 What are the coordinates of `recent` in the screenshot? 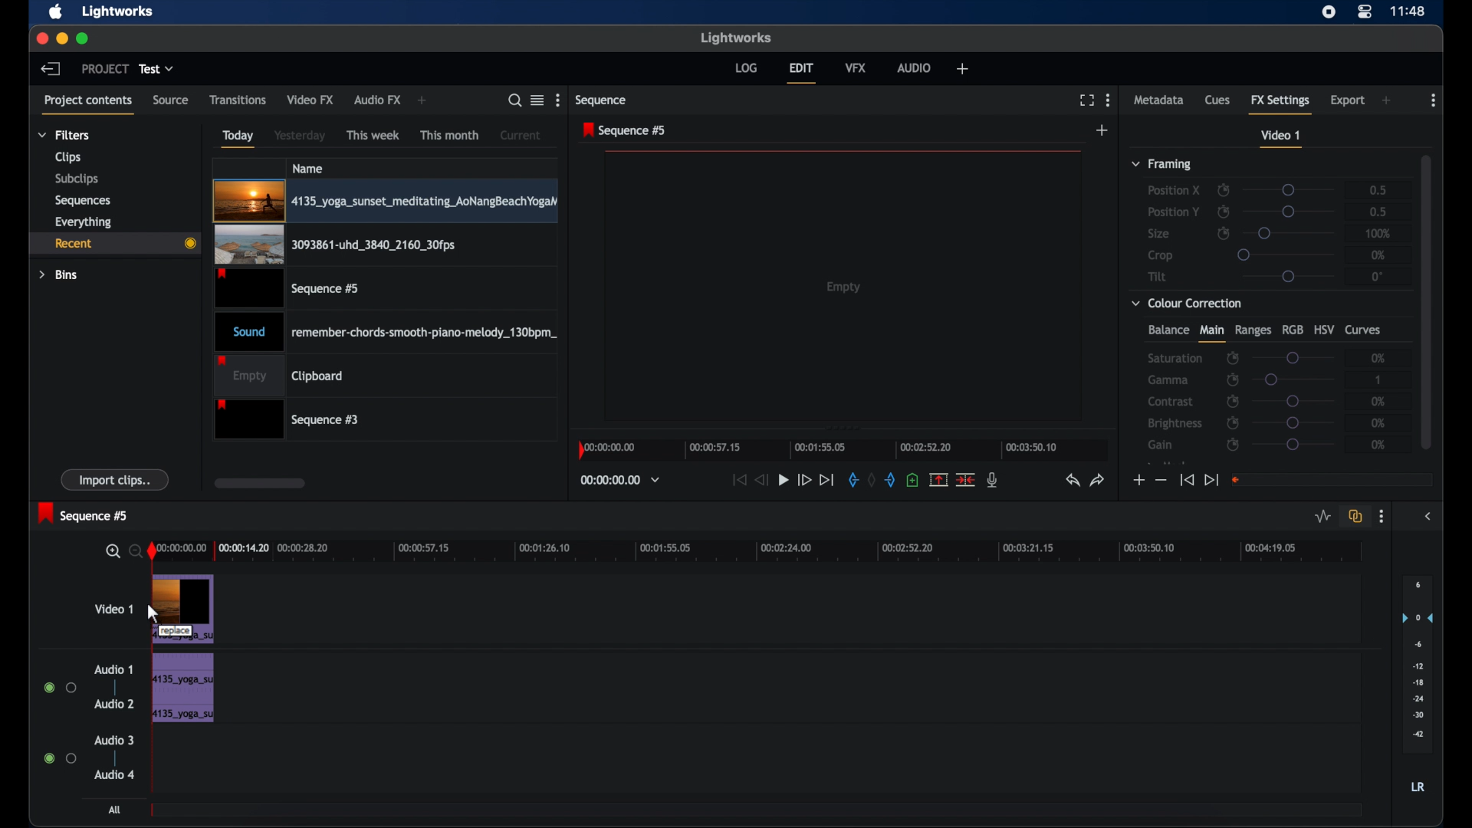 It's located at (114, 243).